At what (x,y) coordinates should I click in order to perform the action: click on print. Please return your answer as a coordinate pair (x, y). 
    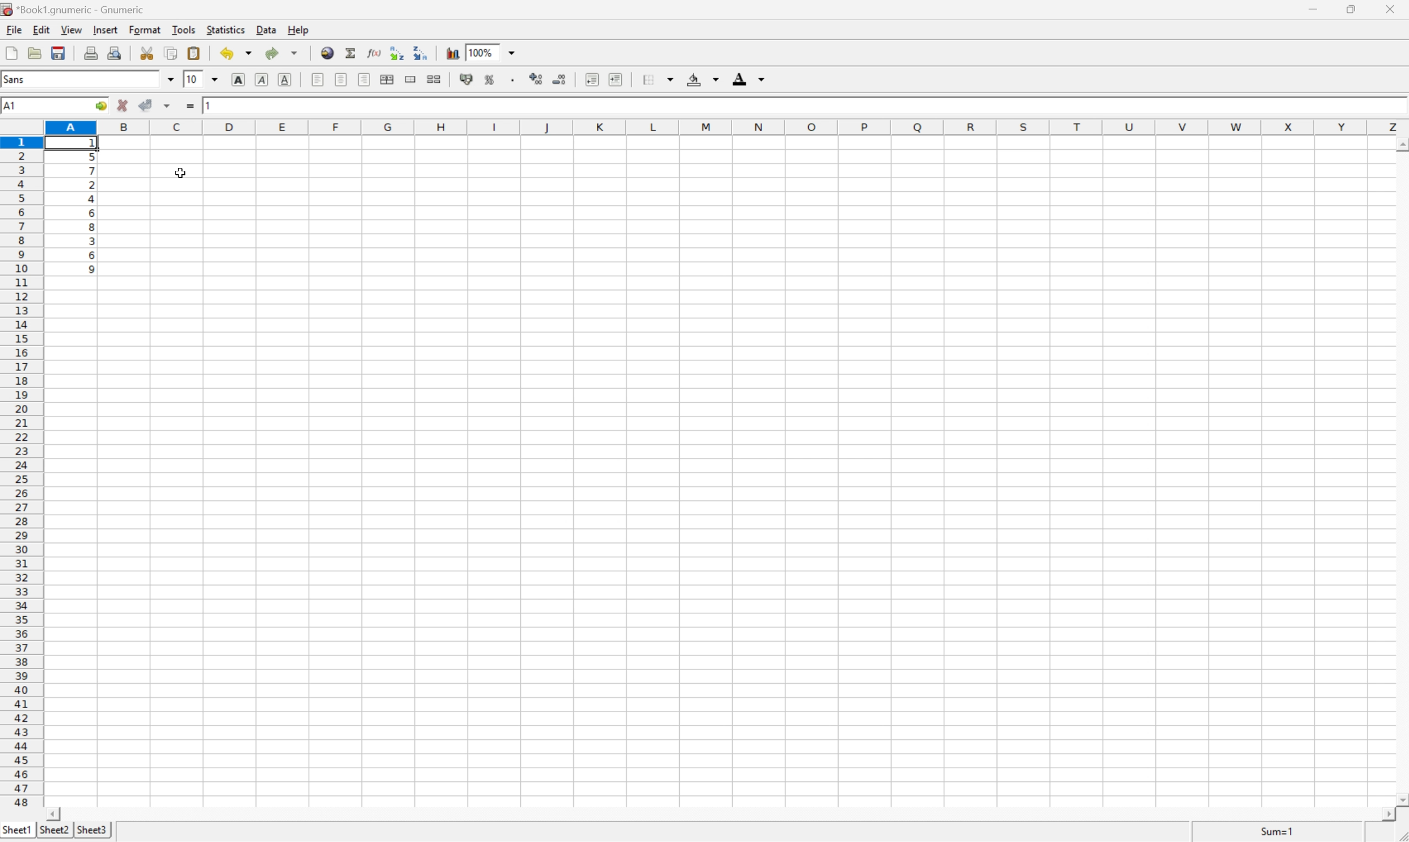
    Looking at the image, I should click on (91, 53).